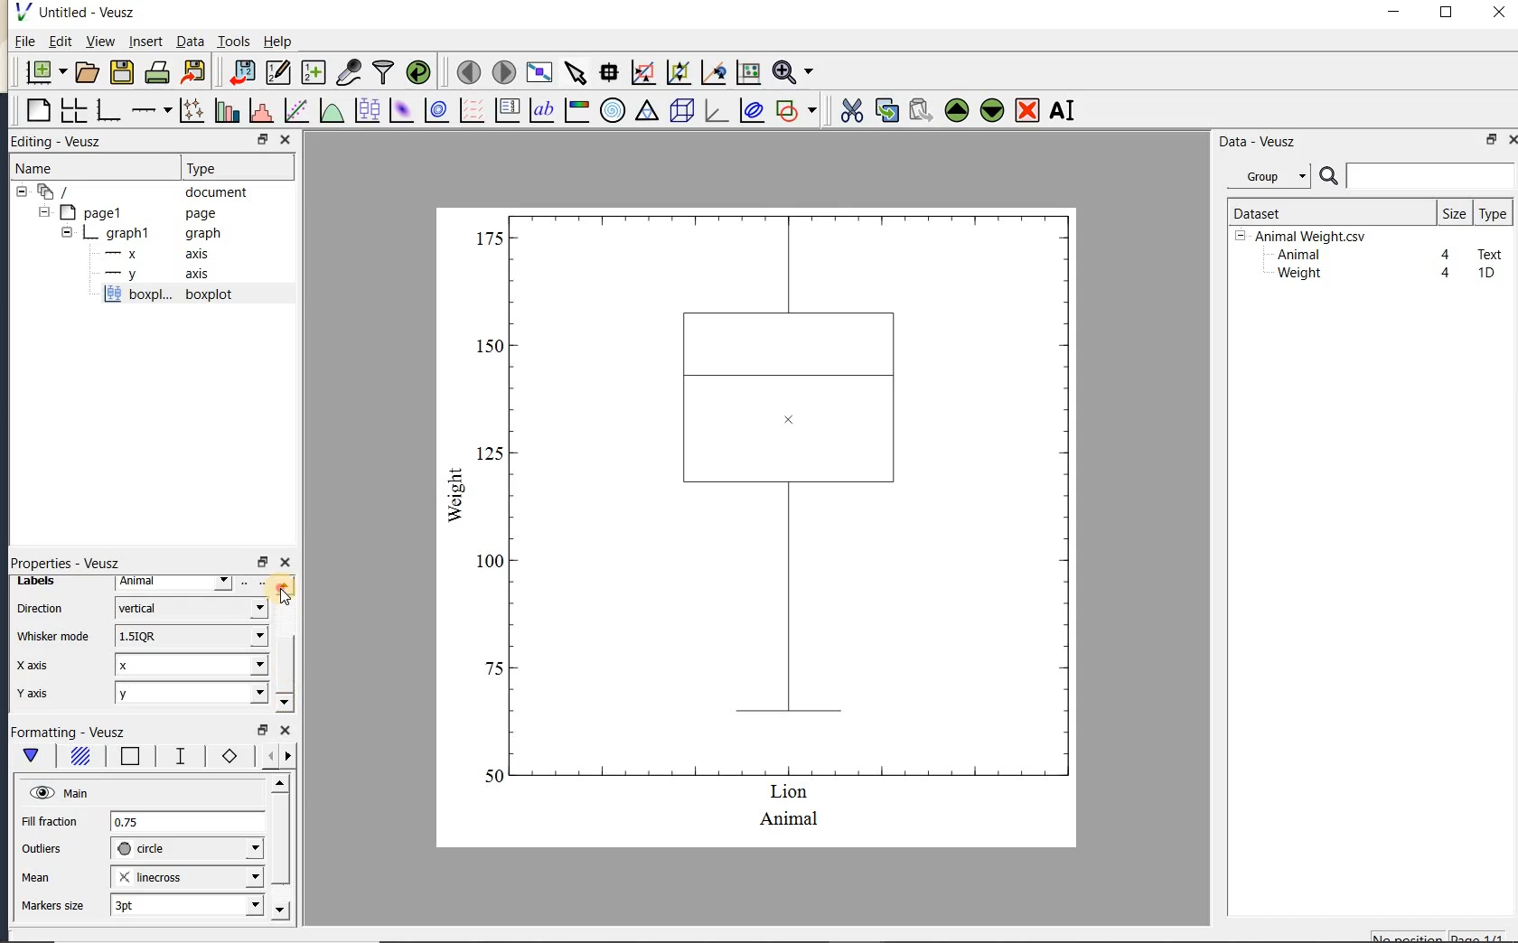 This screenshot has height=943, width=1518. What do you see at coordinates (137, 192) in the screenshot?
I see `document` at bounding box center [137, 192].